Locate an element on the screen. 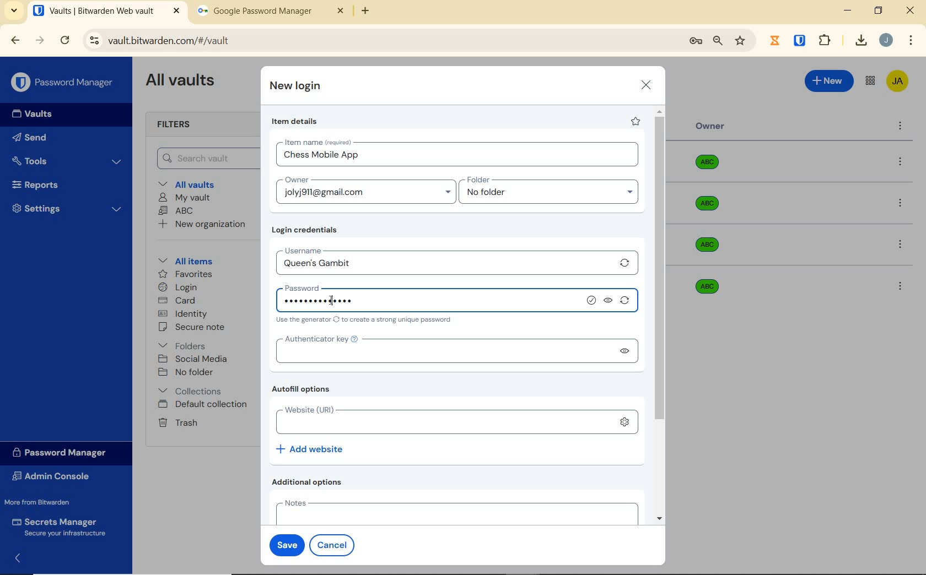 Image resolution: width=926 pixels, height=575 pixels. All Vaults is located at coordinates (183, 82).